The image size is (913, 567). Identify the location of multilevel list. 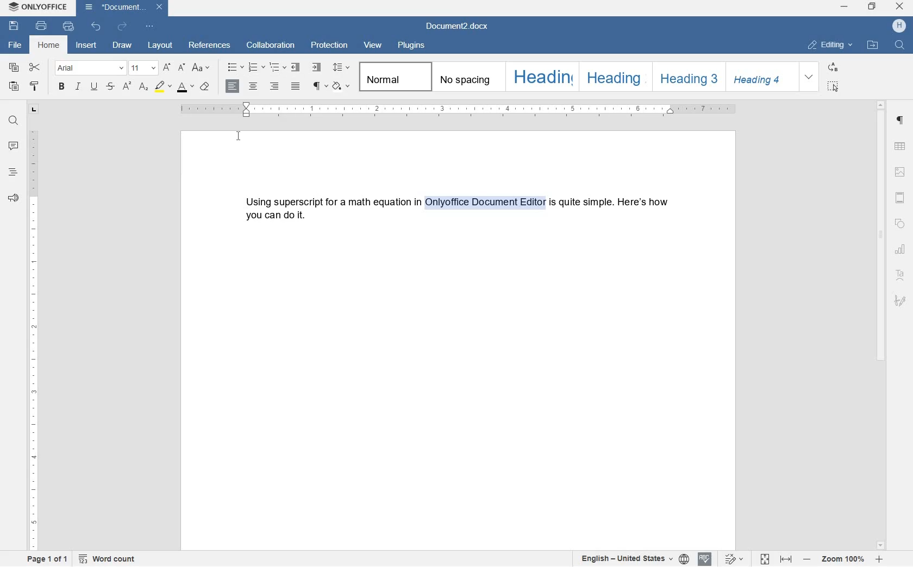
(276, 68).